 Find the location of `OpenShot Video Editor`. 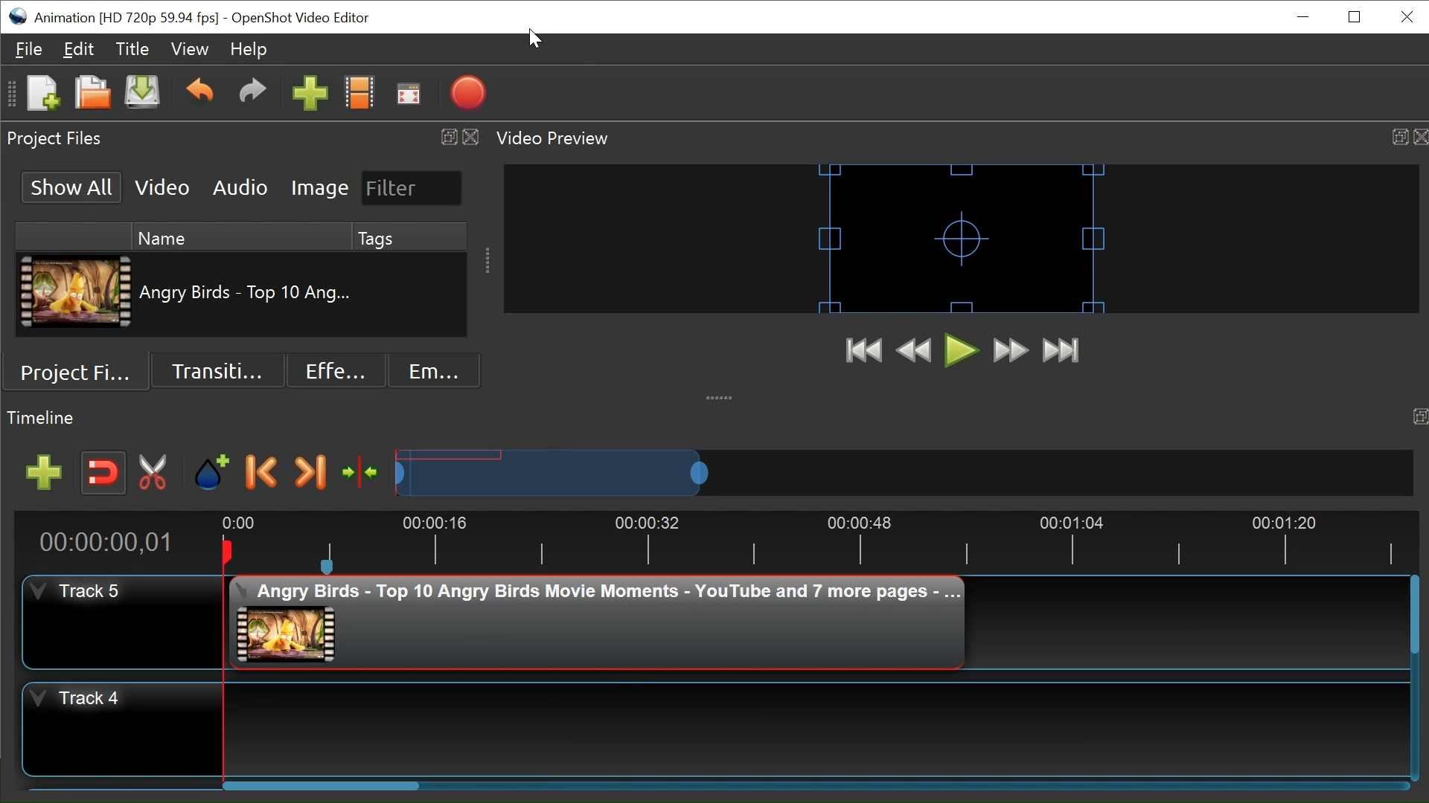

OpenShot Video Editor is located at coordinates (301, 19).